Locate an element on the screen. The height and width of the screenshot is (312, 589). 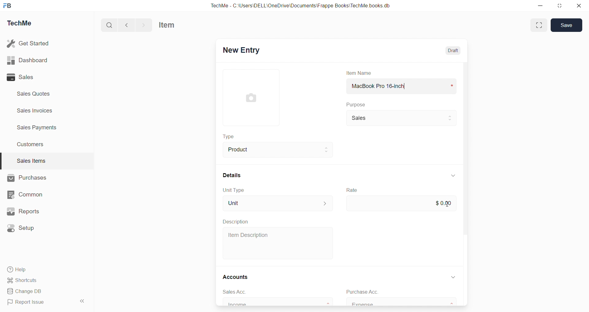
Purpose is located at coordinates (355, 104).